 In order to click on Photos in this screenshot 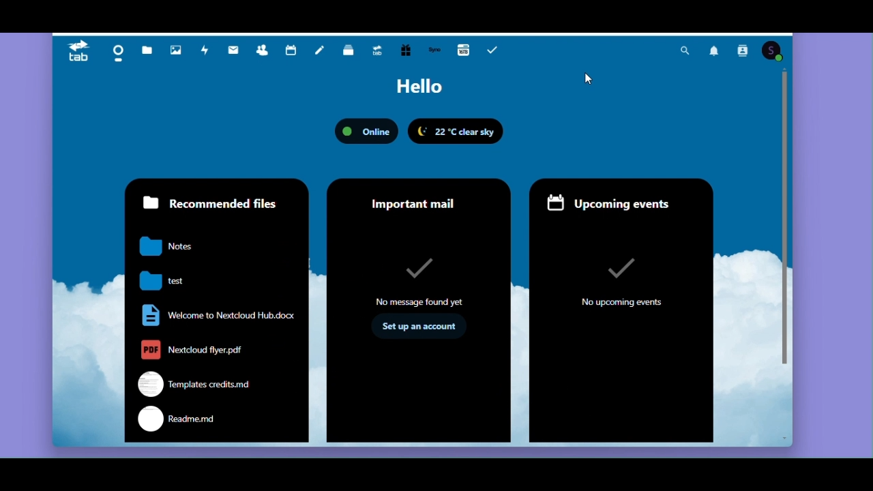, I will do `click(174, 48)`.